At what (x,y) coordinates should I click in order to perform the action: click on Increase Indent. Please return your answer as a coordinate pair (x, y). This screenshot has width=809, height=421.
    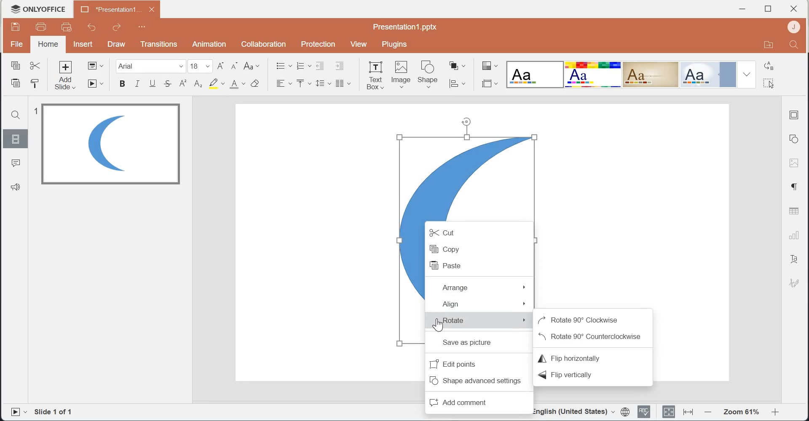
    Looking at the image, I should click on (339, 66).